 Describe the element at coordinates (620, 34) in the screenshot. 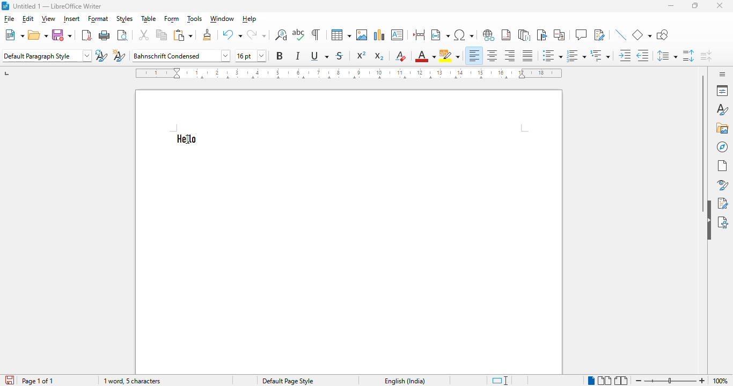

I see `insert line` at that location.